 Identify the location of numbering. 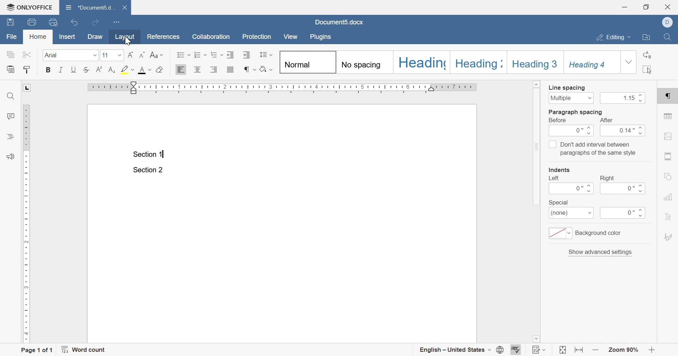
(201, 55).